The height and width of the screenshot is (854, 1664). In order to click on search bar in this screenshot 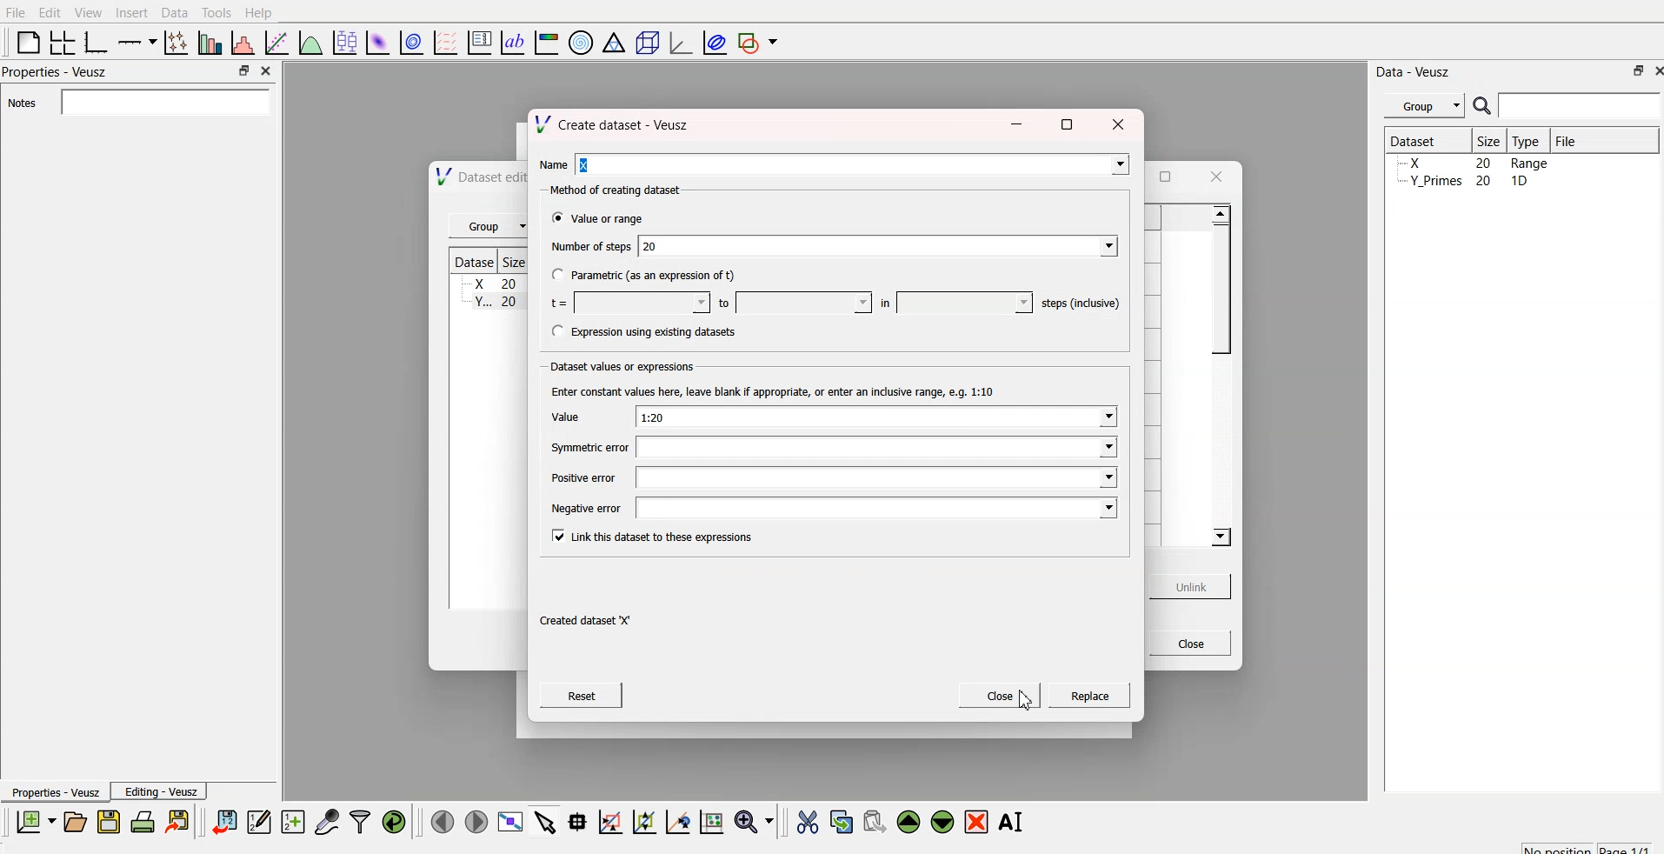, I will do `click(1581, 105)`.